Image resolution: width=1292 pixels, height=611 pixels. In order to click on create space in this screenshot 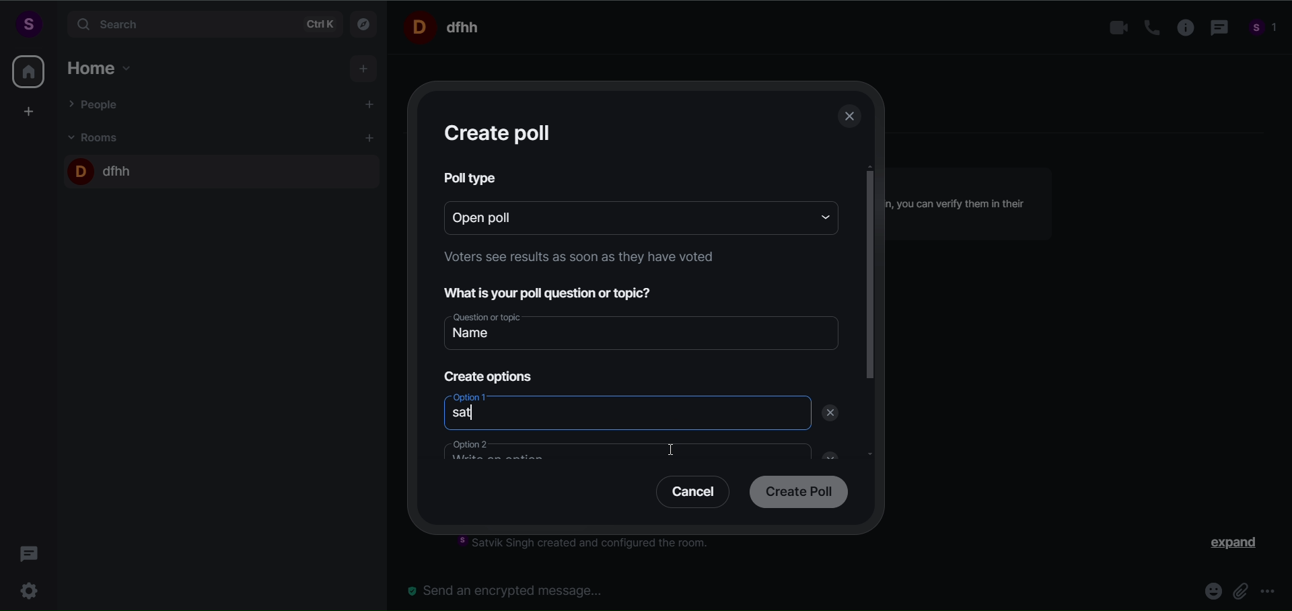, I will do `click(29, 111)`.